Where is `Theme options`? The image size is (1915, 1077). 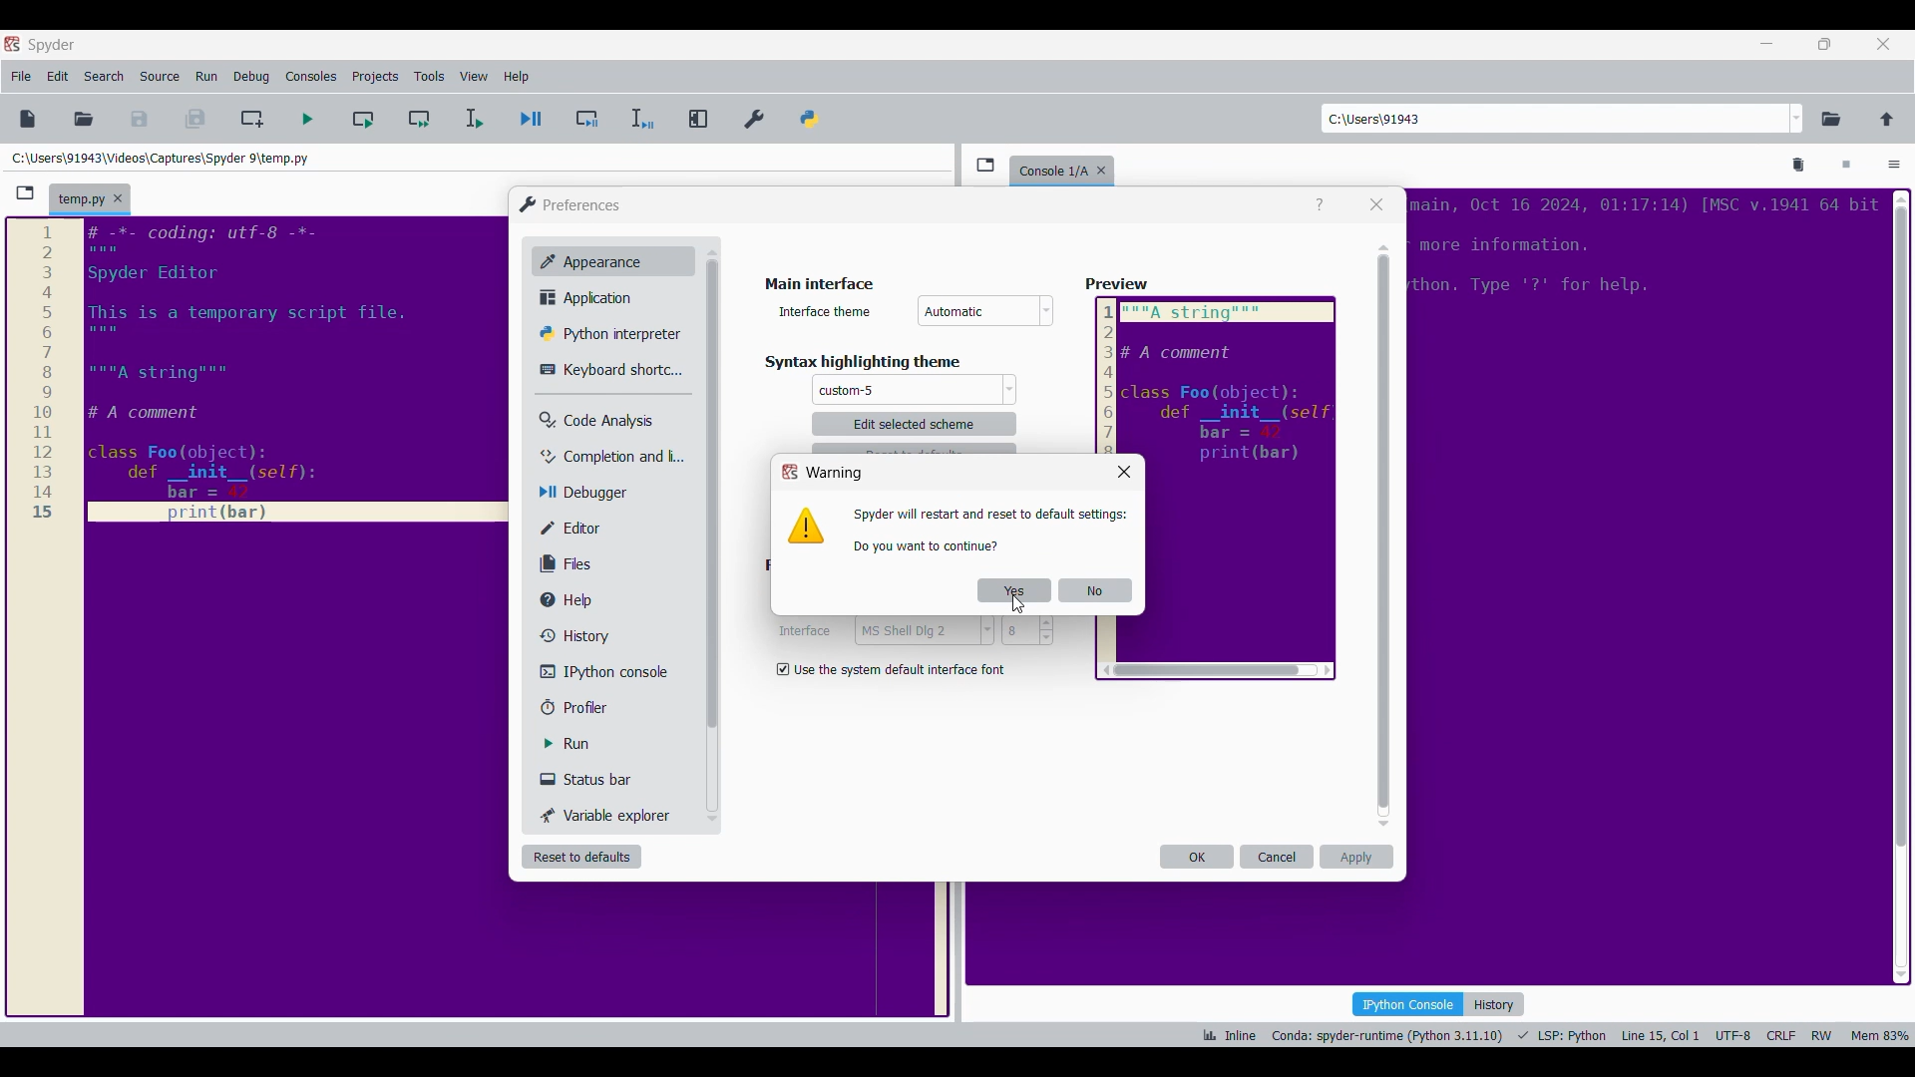
Theme options is located at coordinates (916, 390).